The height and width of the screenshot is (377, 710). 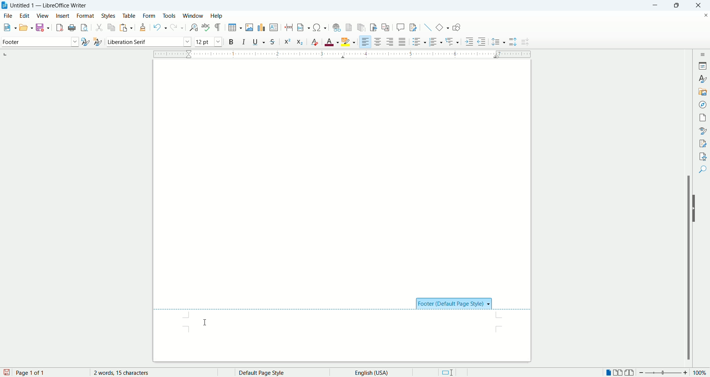 What do you see at coordinates (99, 28) in the screenshot?
I see `cut` at bounding box center [99, 28].